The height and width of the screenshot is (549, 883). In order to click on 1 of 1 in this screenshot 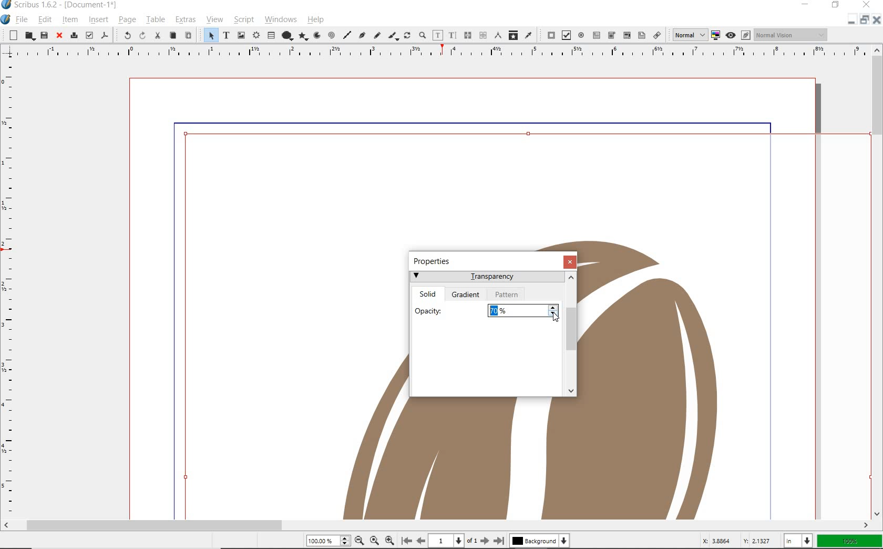, I will do `click(453, 541)`.